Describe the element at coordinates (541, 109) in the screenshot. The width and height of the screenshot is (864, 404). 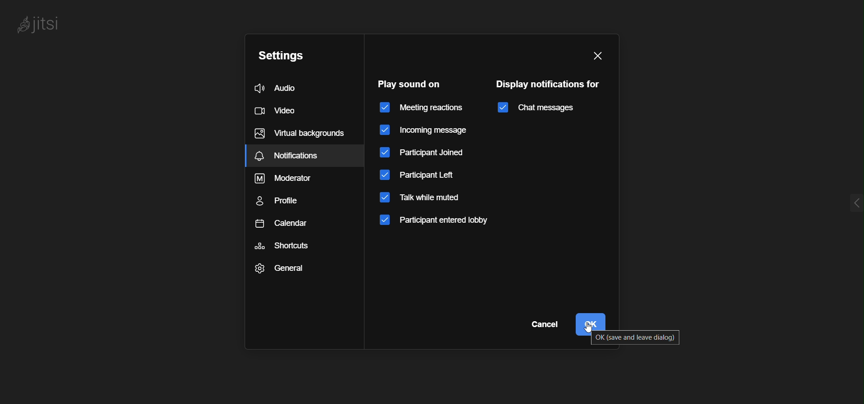
I see `enabled chat messages` at that location.